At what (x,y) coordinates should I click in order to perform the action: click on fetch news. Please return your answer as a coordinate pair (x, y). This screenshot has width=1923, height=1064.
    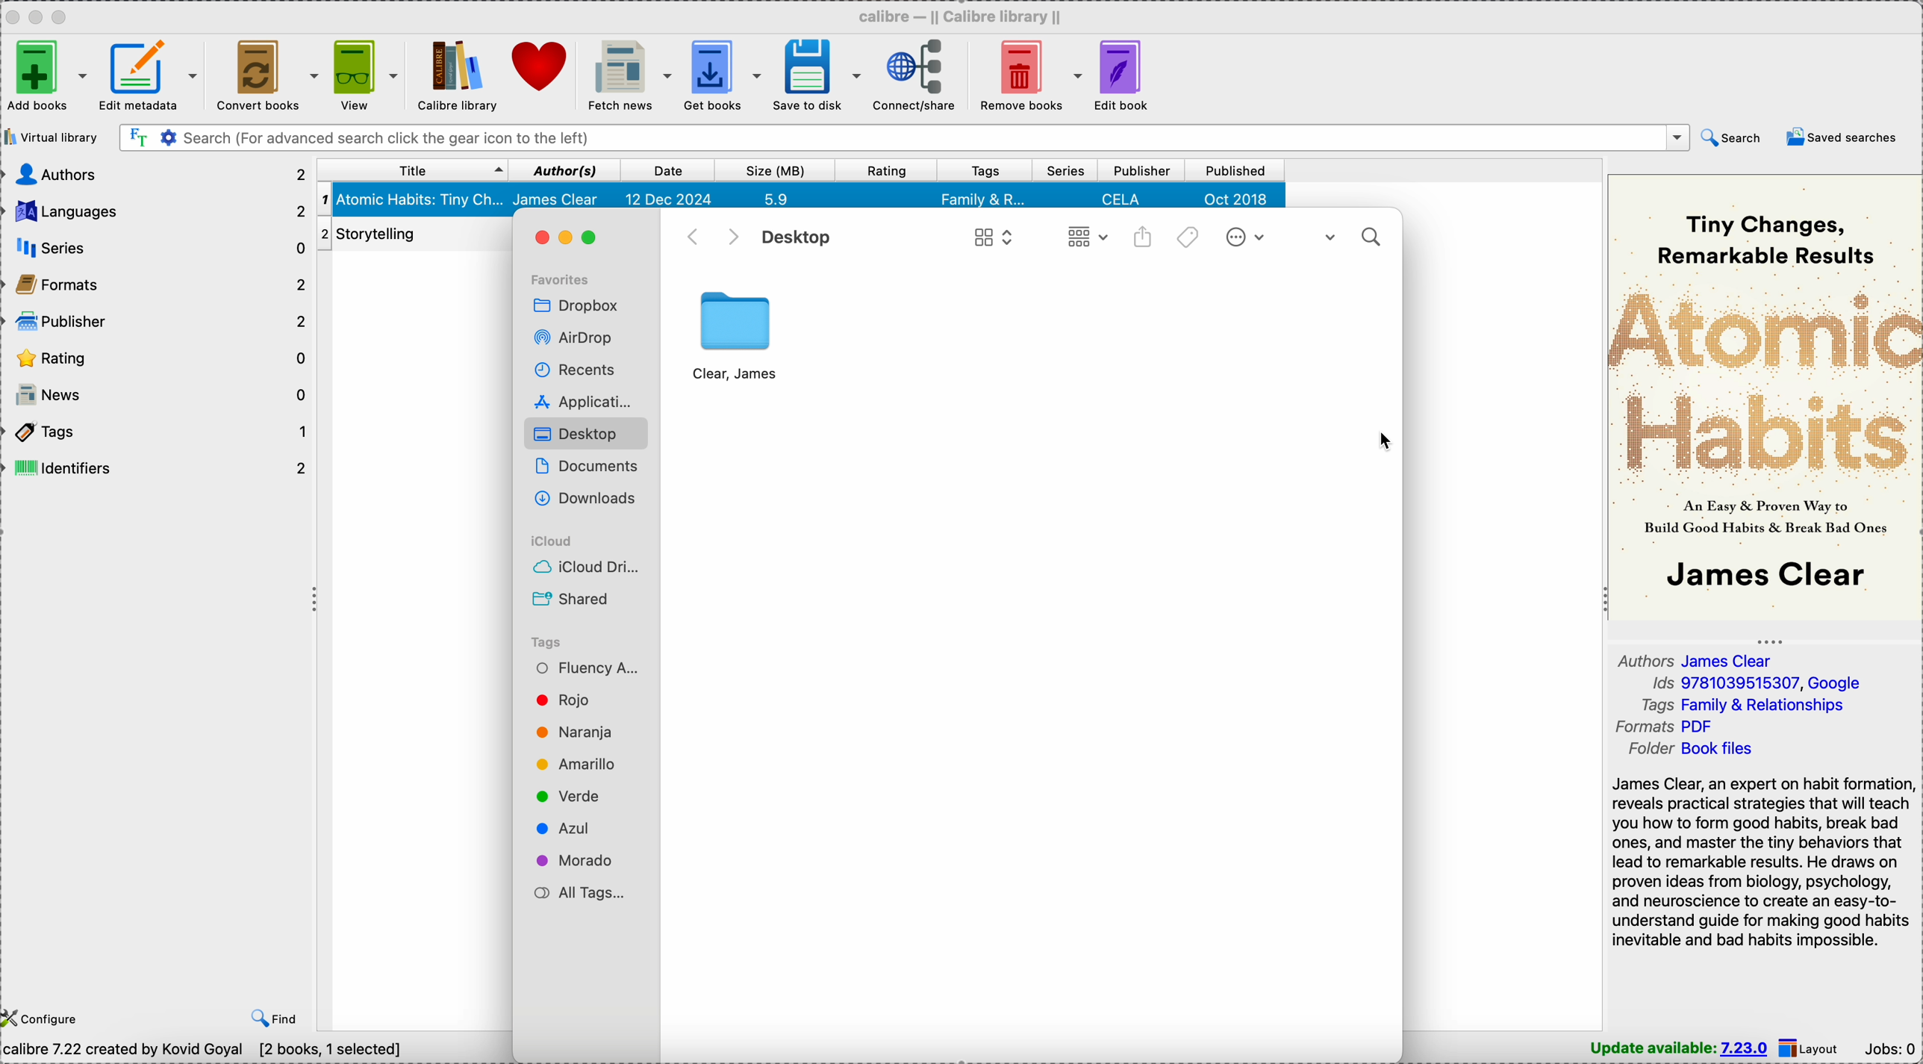
    Looking at the image, I should click on (626, 74).